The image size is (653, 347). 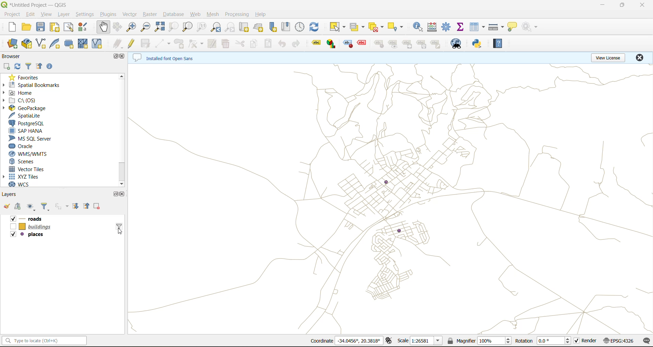 What do you see at coordinates (162, 44) in the screenshot?
I see `digitize` at bounding box center [162, 44].